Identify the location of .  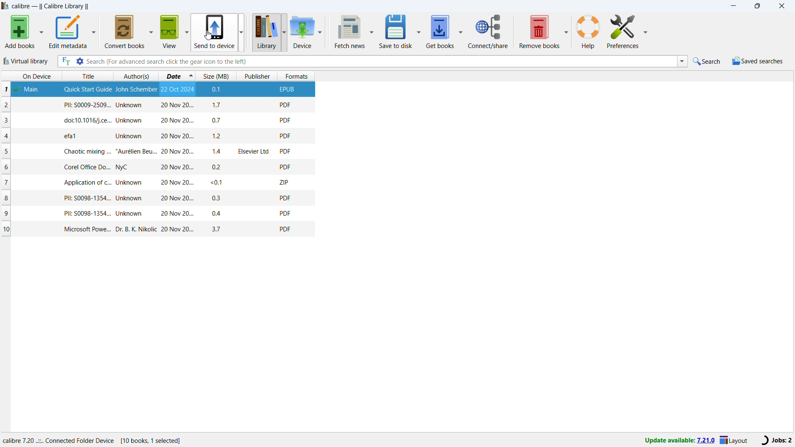
(396, 31).